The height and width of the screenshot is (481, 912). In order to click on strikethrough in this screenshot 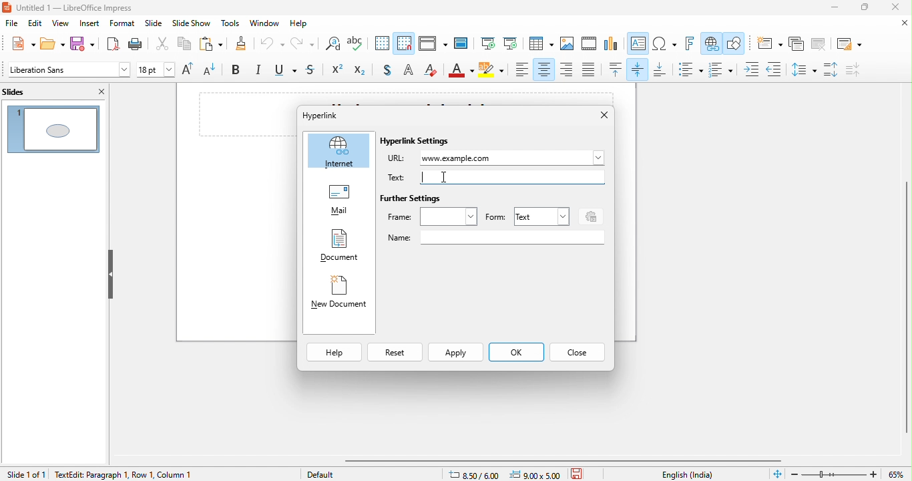, I will do `click(313, 71)`.